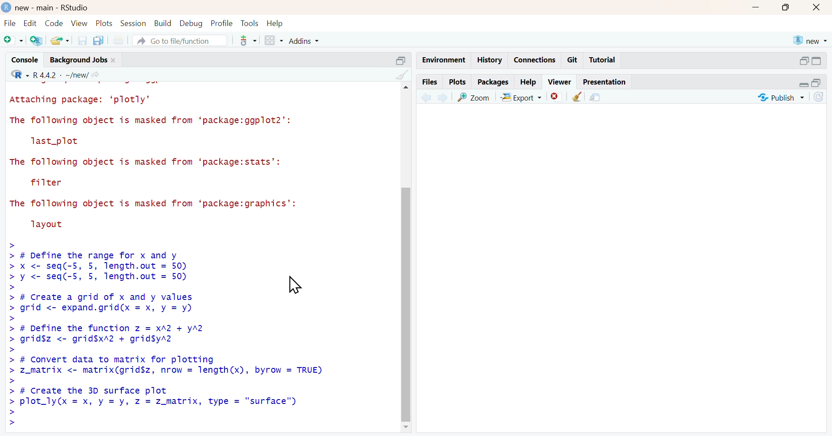 Image resolution: width=832 pixels, height=436 pixels. What do you see at coordinates (273, 40) in the screenshot?
I see `workspace panes` at bounding box center [273, 40].